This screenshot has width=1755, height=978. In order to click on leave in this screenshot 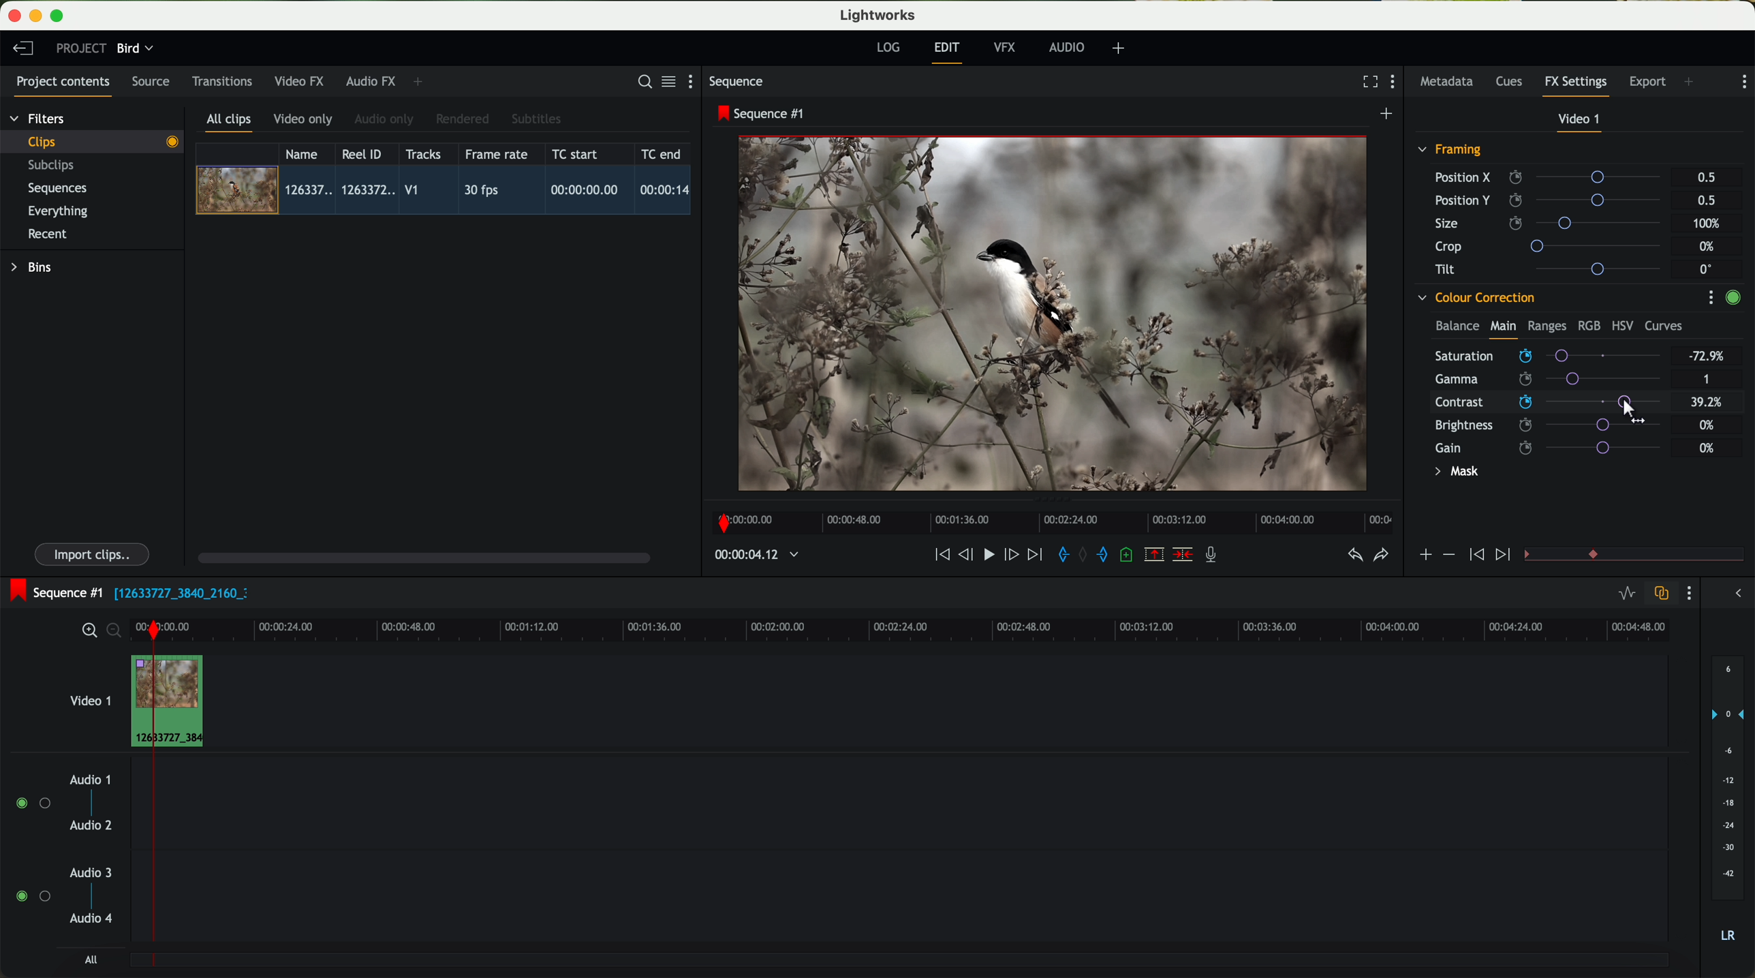, I will do `click(22, 49)`.